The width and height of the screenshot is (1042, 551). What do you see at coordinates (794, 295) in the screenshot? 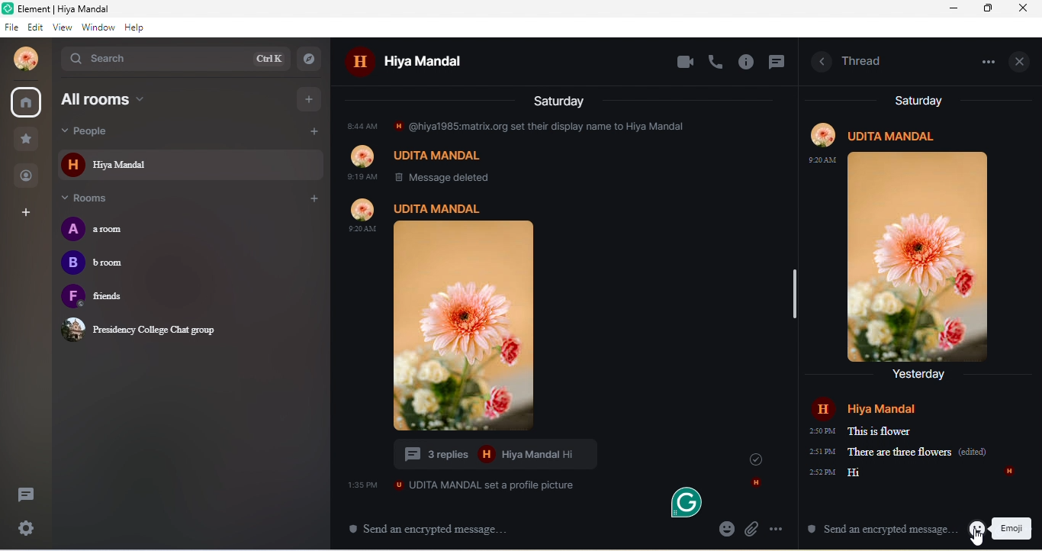
I see `vertical scrollbar` at bounding box center [794, 295].